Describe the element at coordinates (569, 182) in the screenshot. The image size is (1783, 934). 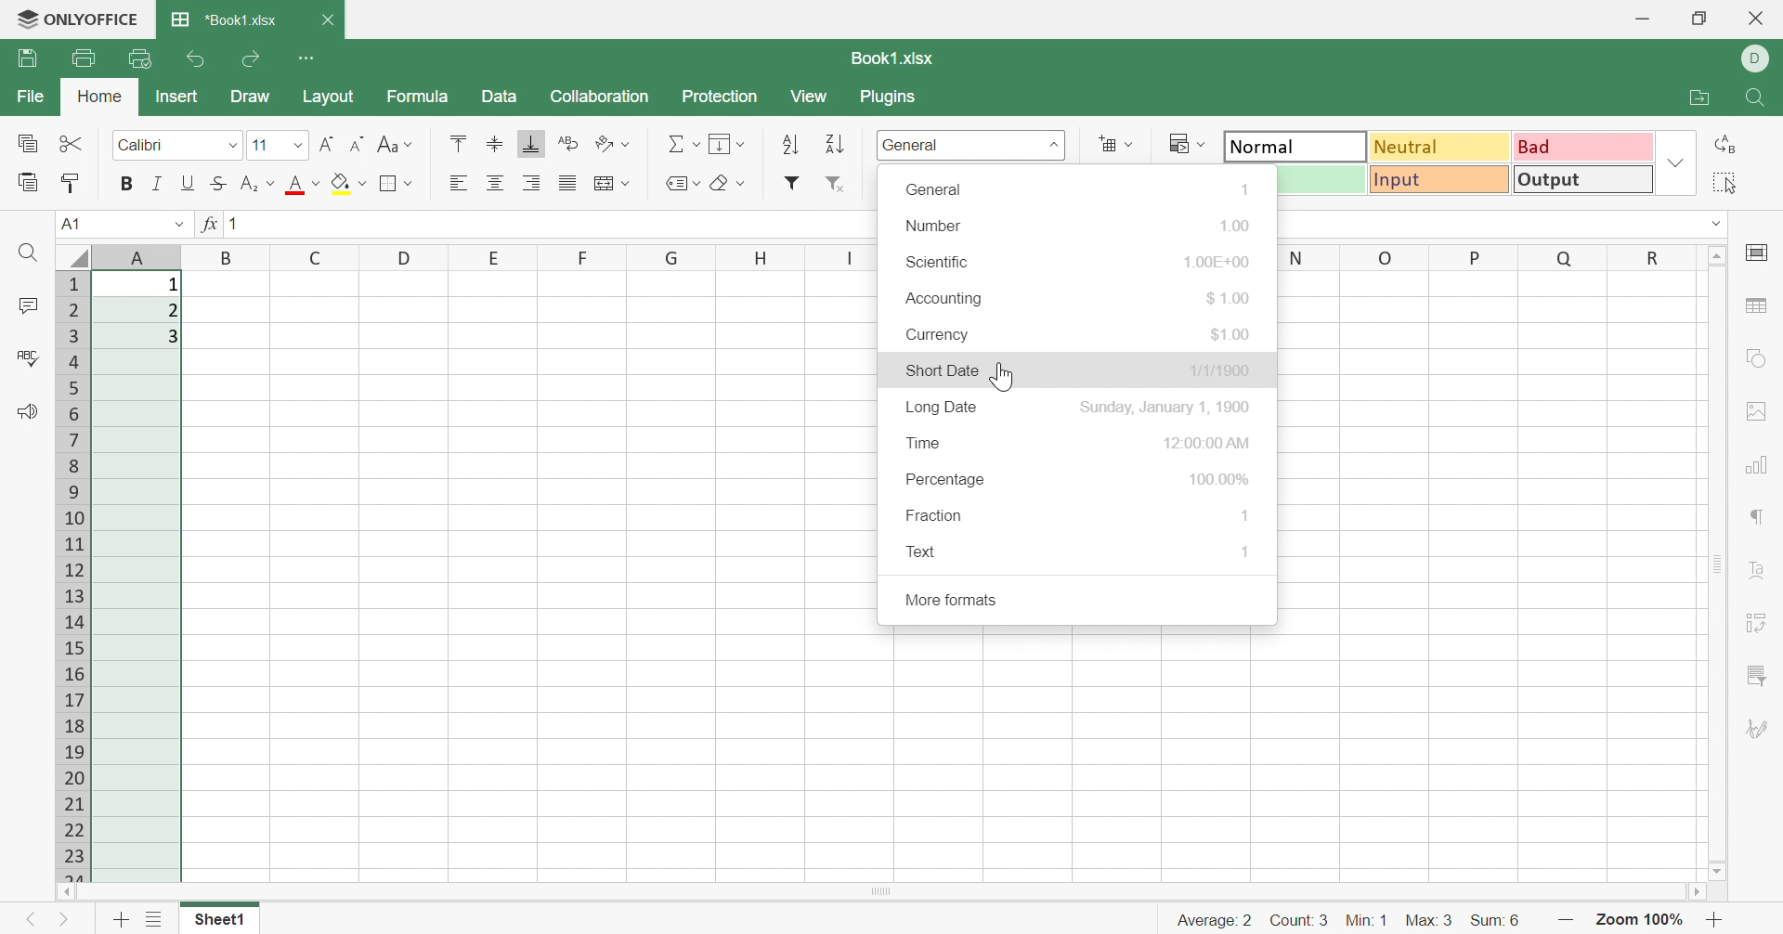
I see `Justified` at that location.